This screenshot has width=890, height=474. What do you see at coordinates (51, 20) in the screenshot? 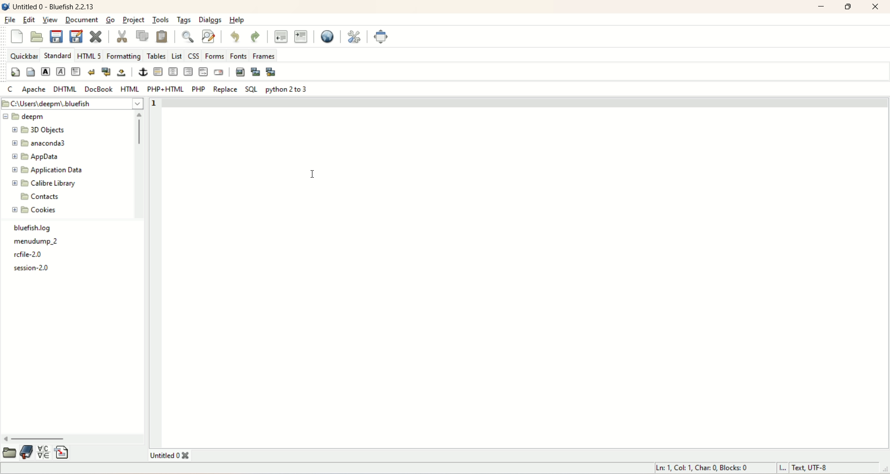
I see `view` at bounding box center [51, 20].